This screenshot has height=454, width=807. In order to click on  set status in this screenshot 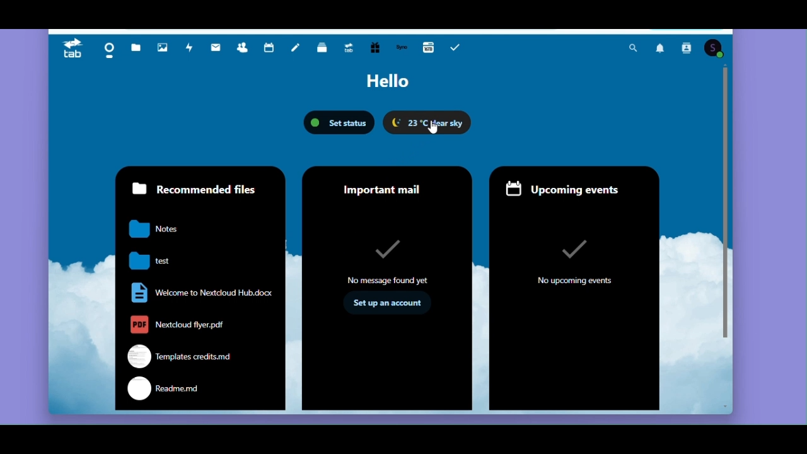, I will do `click(340, 122)`.